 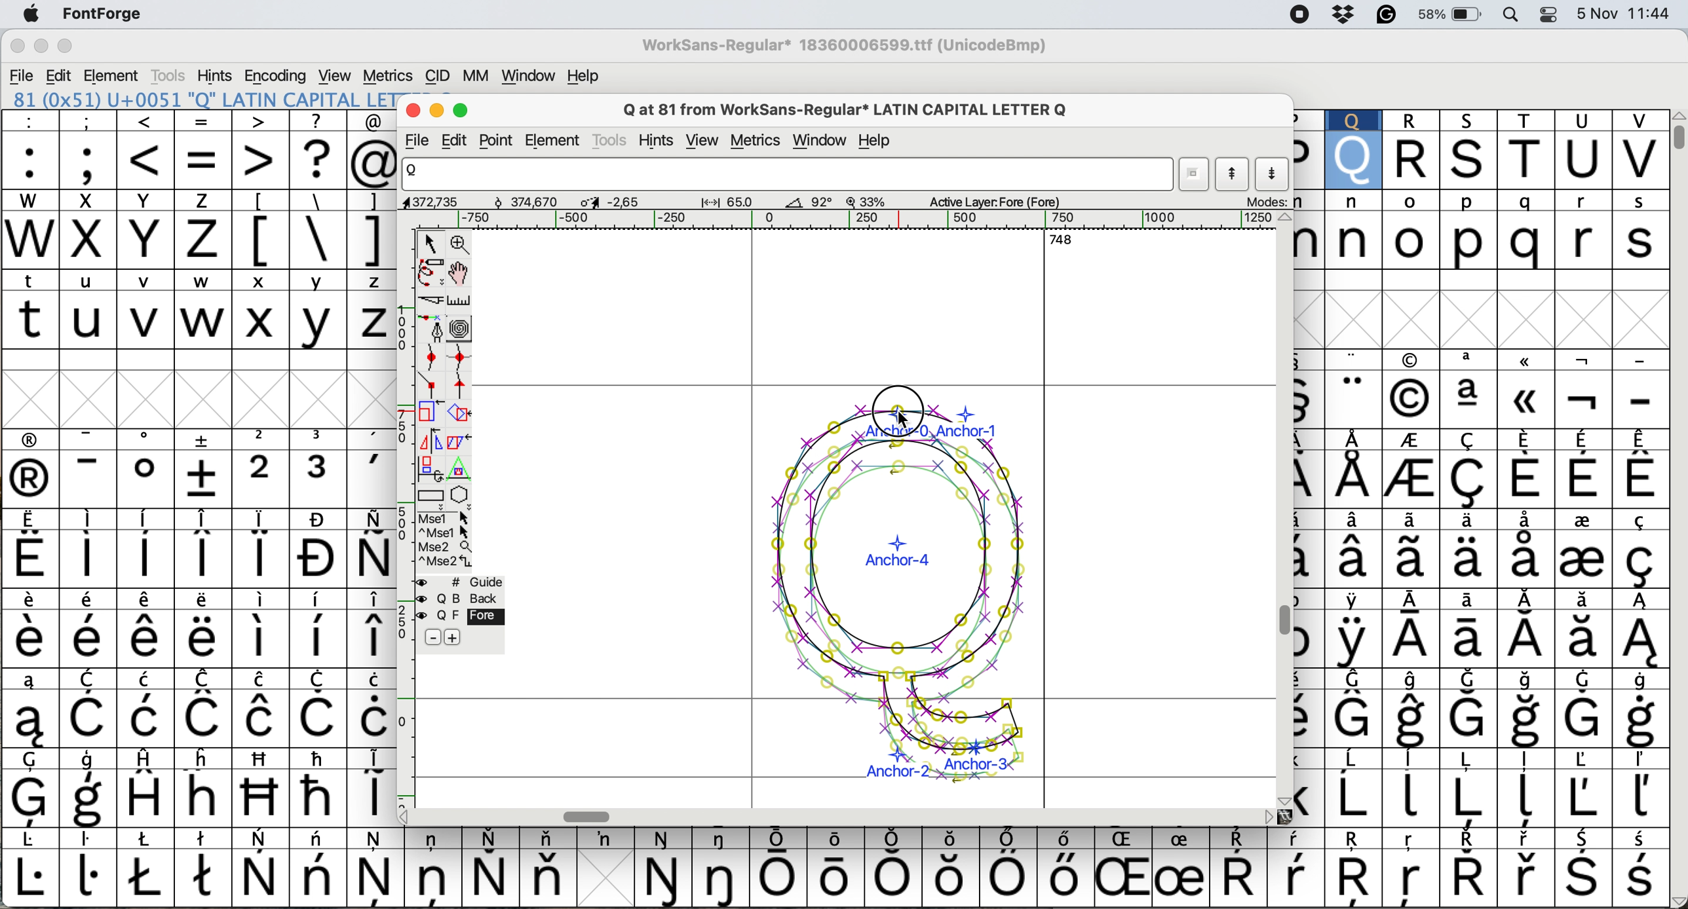 I want to click on 5 Nov 11:44, so click(x=1623, y=19).